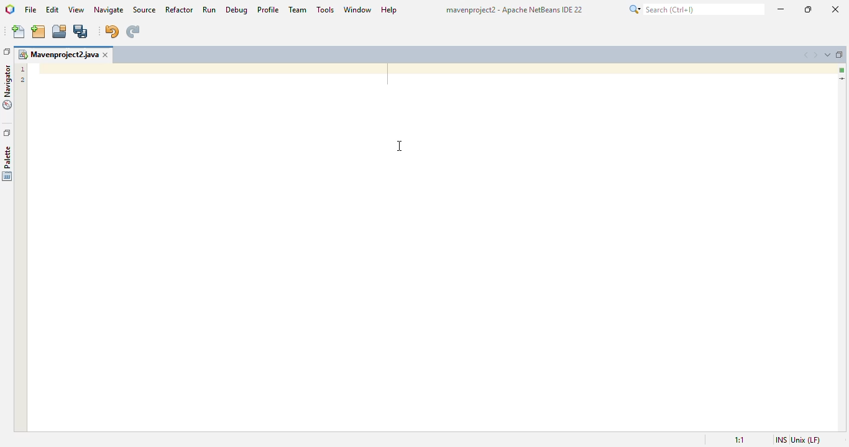  Describe the element at coordinates (828, 55) in the screenshot. I see `show opened documents list` at that location.